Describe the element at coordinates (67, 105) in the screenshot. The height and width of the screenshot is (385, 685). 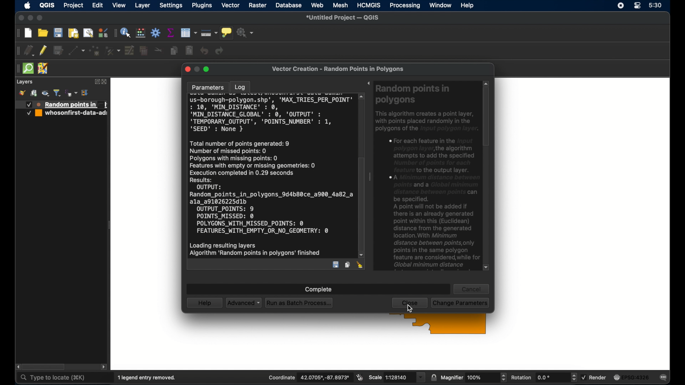
I see `Random points in` at that location.